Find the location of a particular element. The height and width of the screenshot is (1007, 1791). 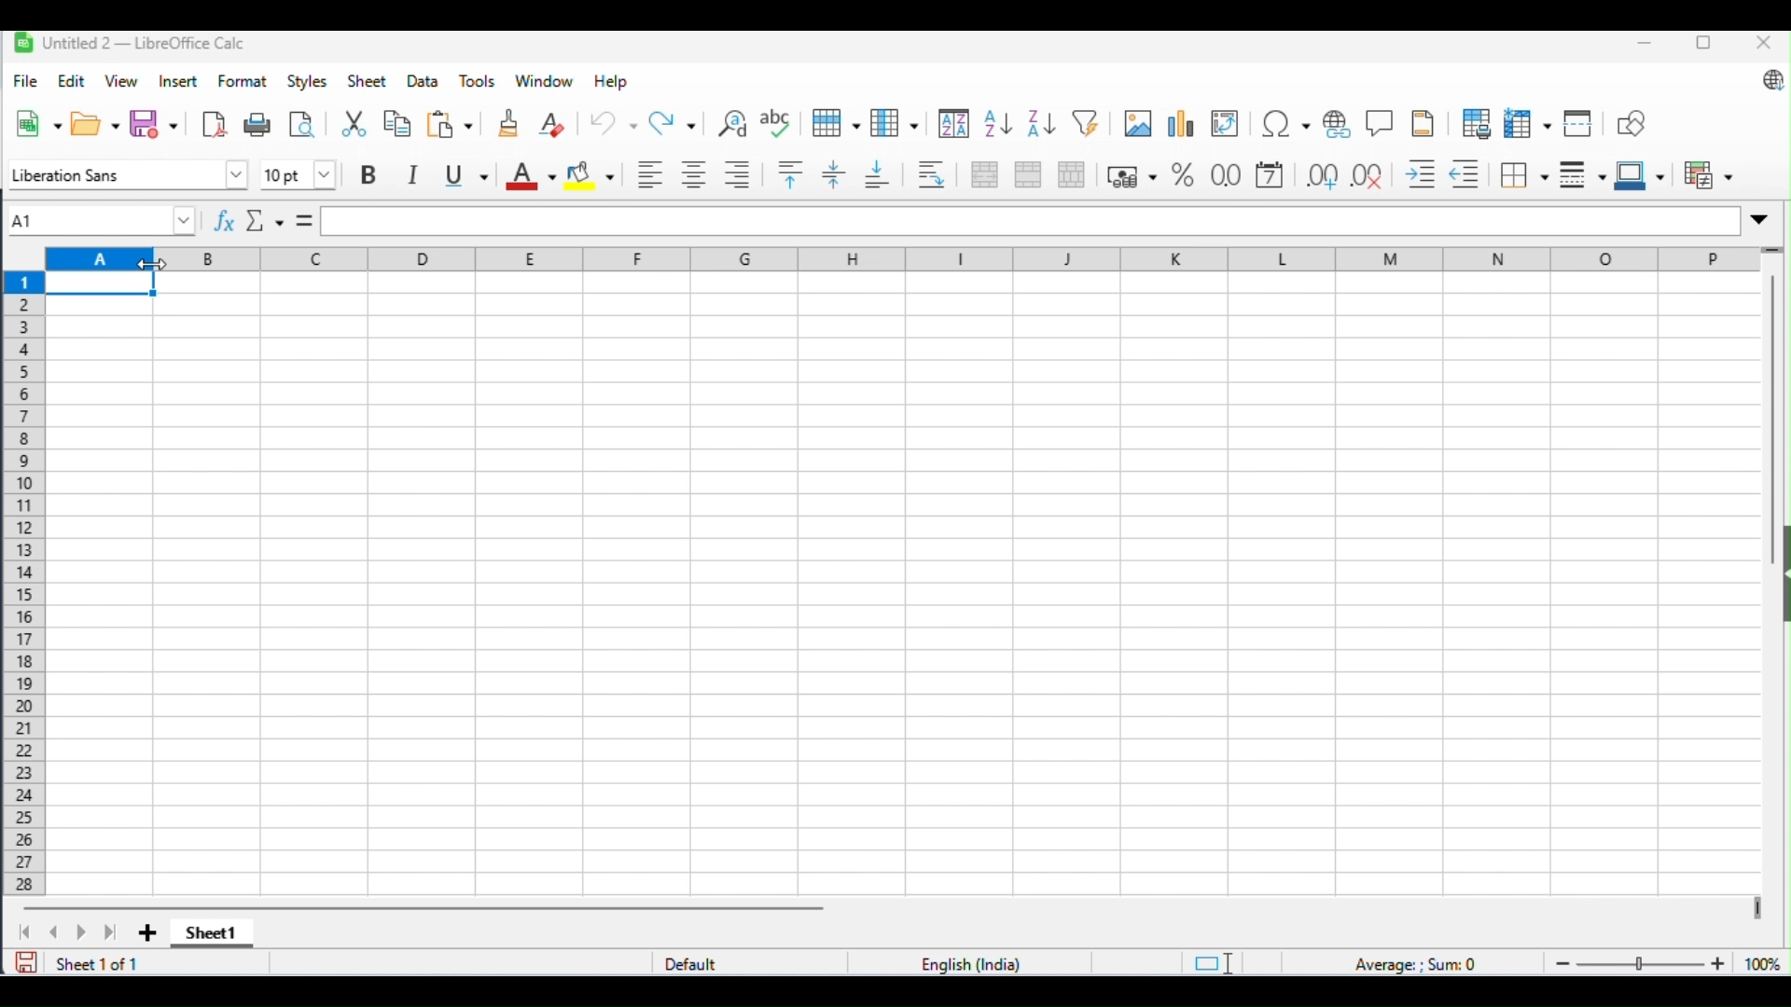

print is located at coordinates (259, 124).